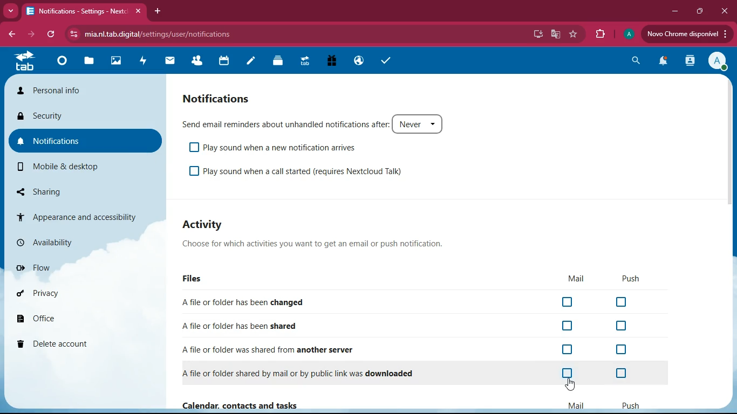  I want to click on off, so click(568, 302).